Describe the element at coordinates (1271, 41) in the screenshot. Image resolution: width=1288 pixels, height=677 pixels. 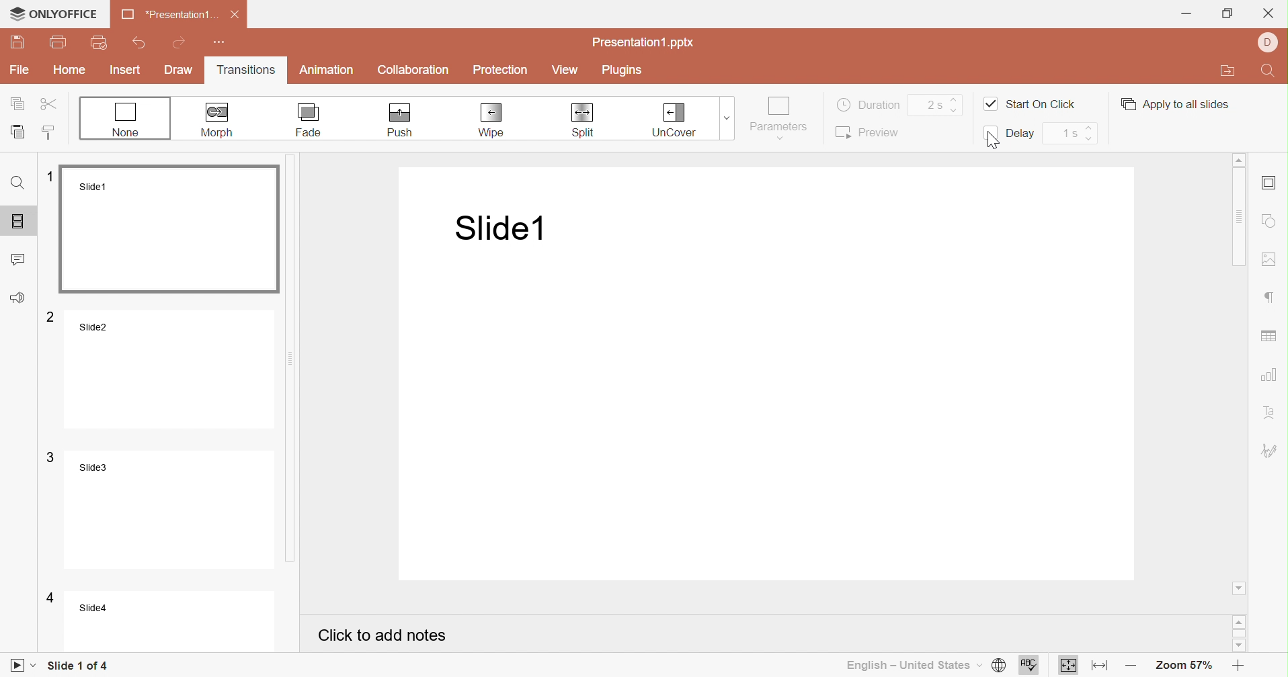
I see `User` at that location.